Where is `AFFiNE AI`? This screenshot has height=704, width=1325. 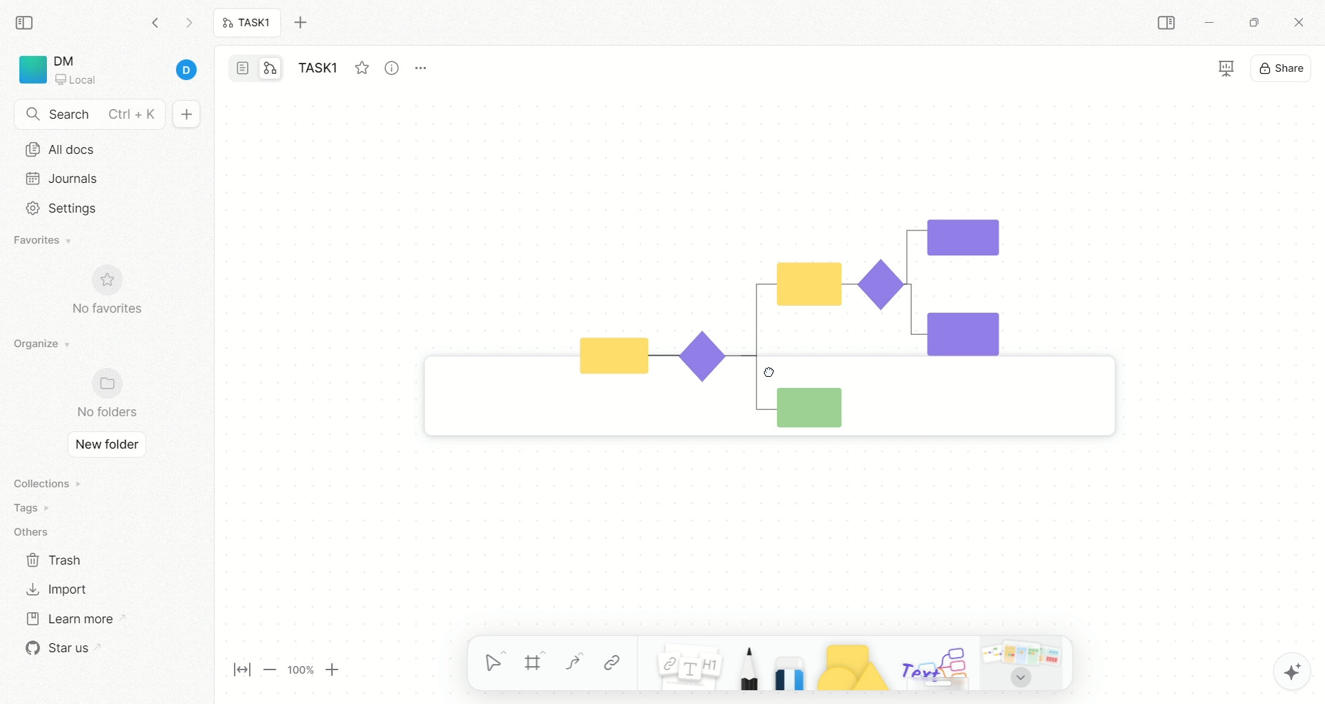 AFFiNE AI is located at coordinates (1277, 668).